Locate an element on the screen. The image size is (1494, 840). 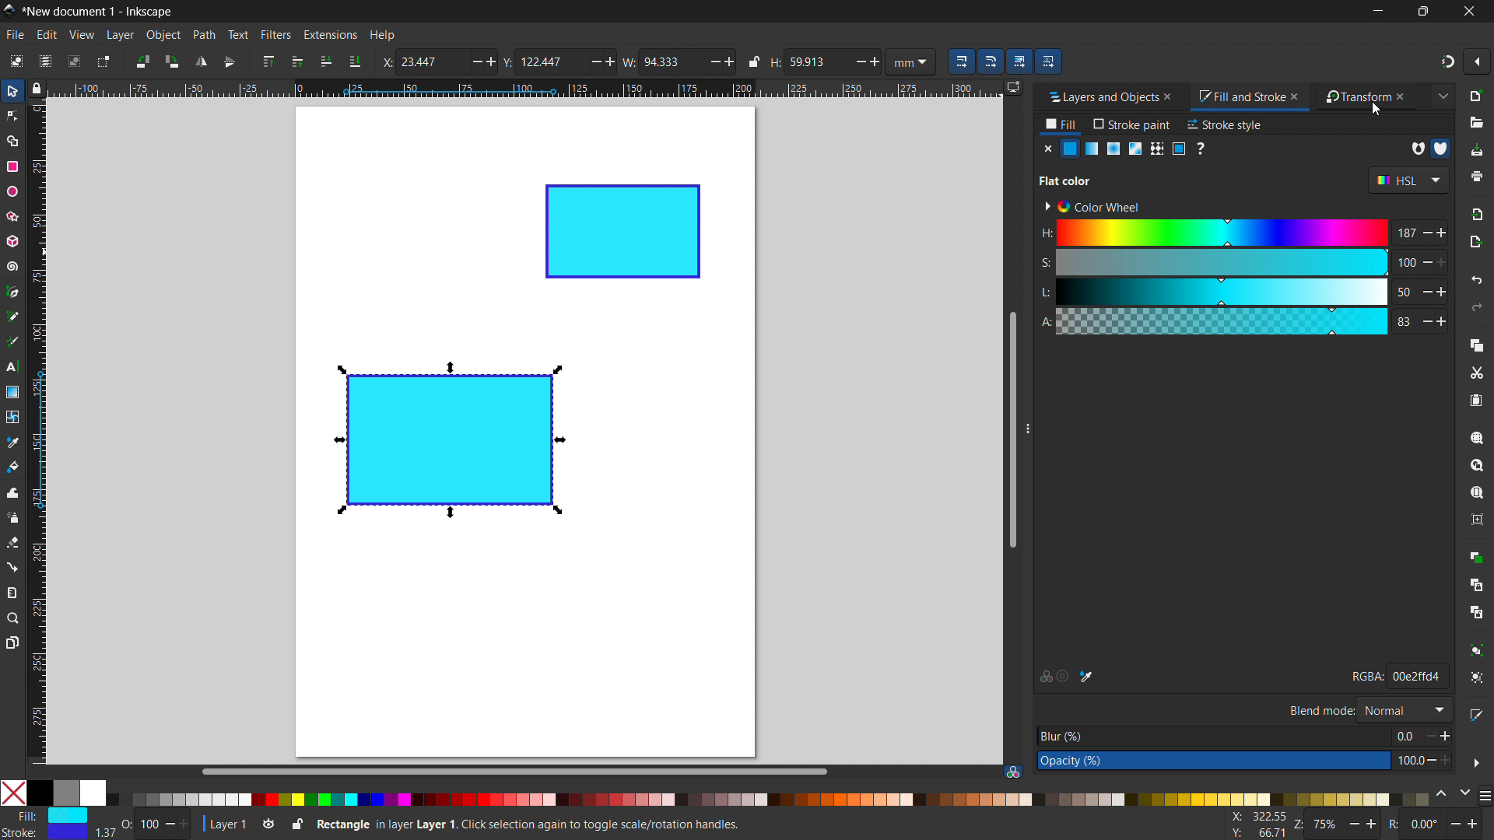
erasor tool is located at coordinates (12, 542).